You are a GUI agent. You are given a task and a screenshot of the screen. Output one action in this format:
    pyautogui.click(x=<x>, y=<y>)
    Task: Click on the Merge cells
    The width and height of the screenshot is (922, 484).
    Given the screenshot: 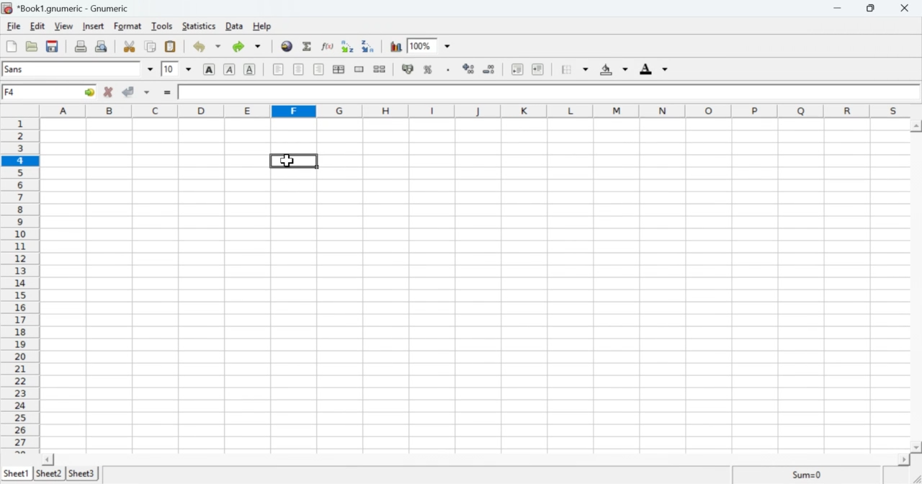 What is the action you would take?
    pyautogui.click(x=359, y=70)
    